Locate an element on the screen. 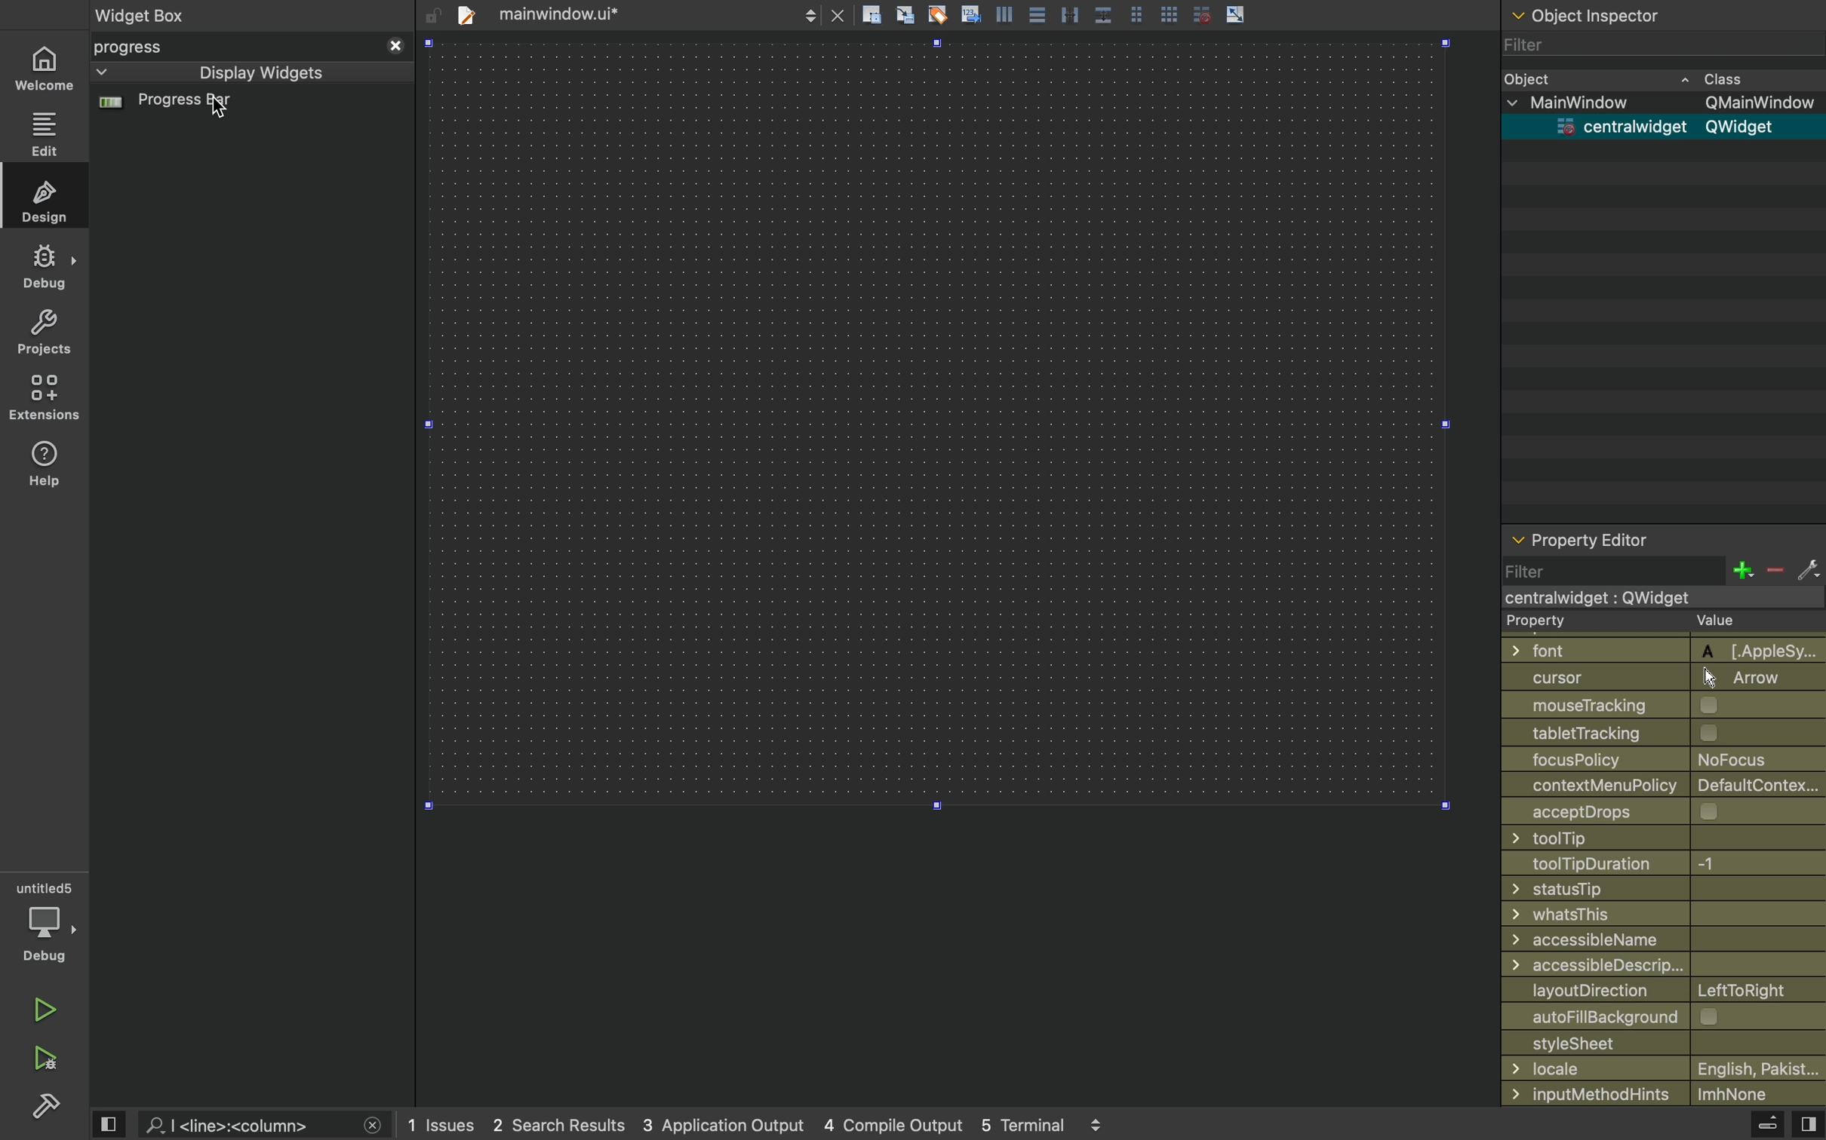  display widget is located at coordinates (231, 72).